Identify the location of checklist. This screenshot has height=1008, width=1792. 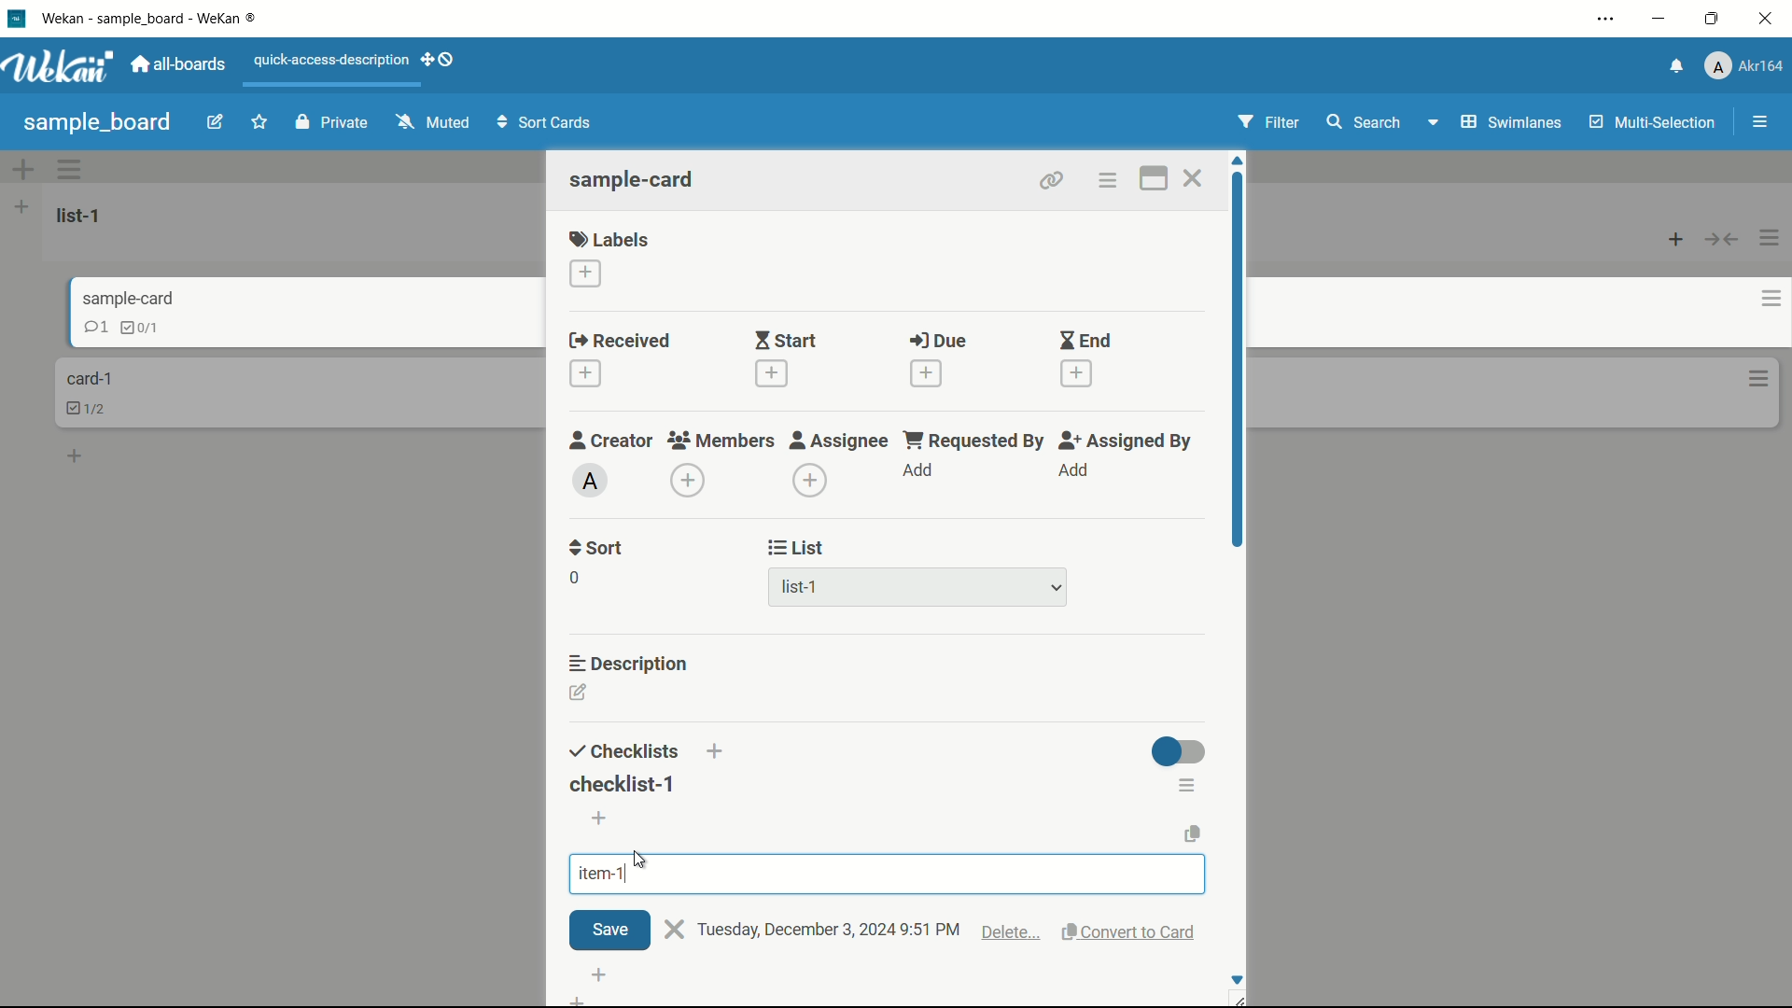
(126, 327).